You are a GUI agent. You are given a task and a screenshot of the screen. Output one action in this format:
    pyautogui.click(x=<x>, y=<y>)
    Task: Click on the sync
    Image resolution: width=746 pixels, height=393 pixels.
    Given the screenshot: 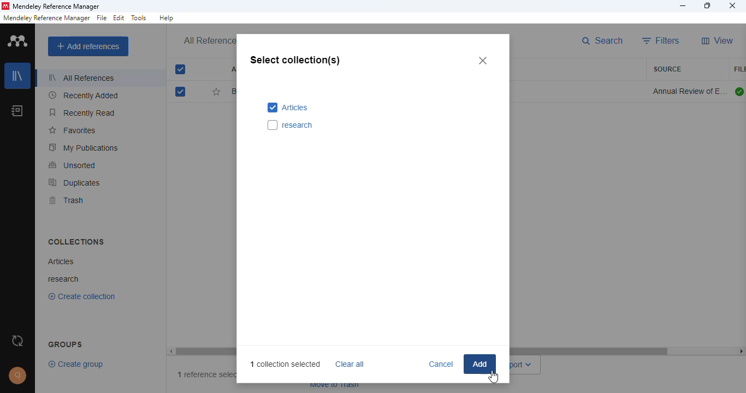 What is the action you would take?
    pyautogui.click(x=16, y=342)
    